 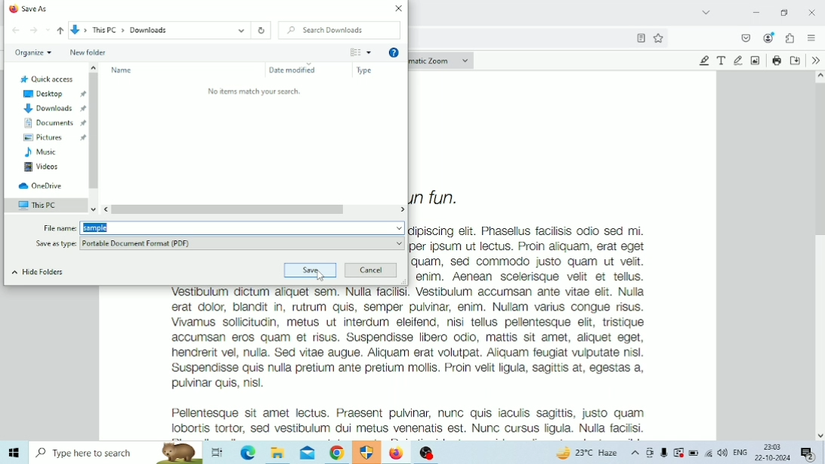 I want to click on Search Downloads, so click(x=340, y=30).